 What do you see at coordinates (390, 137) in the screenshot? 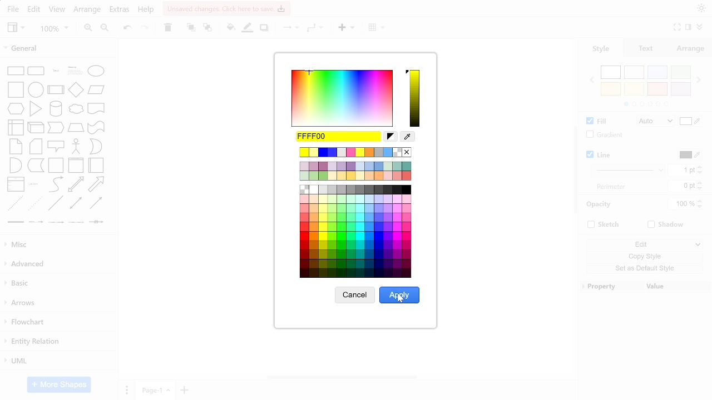
I see `reset` at bounding box center [390, 137].